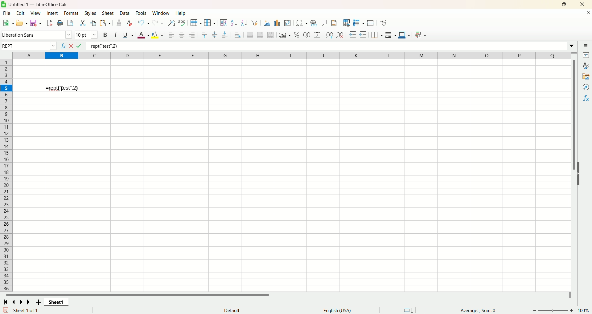 Image resolution: width=592 pixels, height=314 pixels. What do you see at coordinates (64, 88) in the screenshot?
I see `formula` at bounding box center [64, 88].